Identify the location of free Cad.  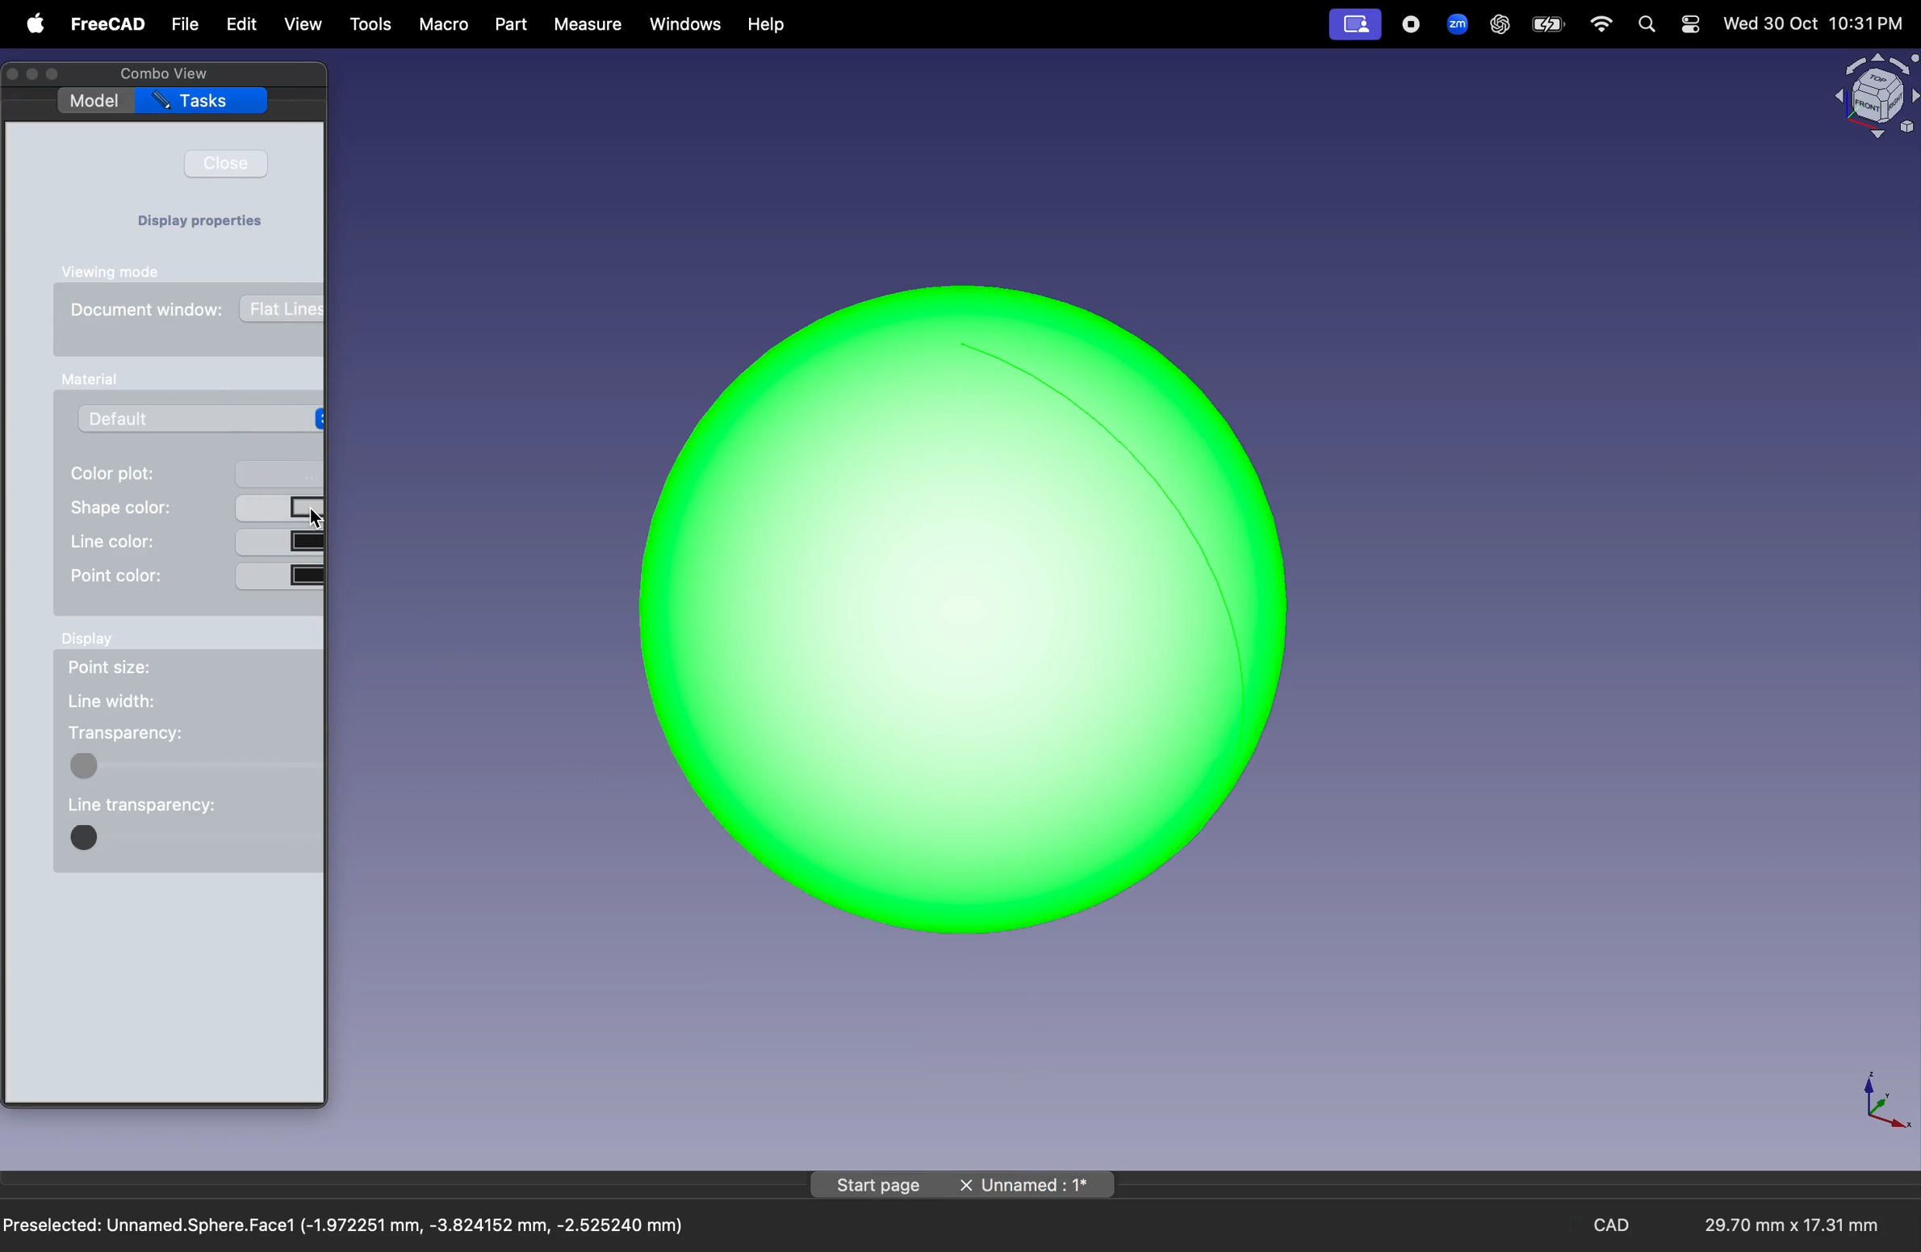
(108, 26).